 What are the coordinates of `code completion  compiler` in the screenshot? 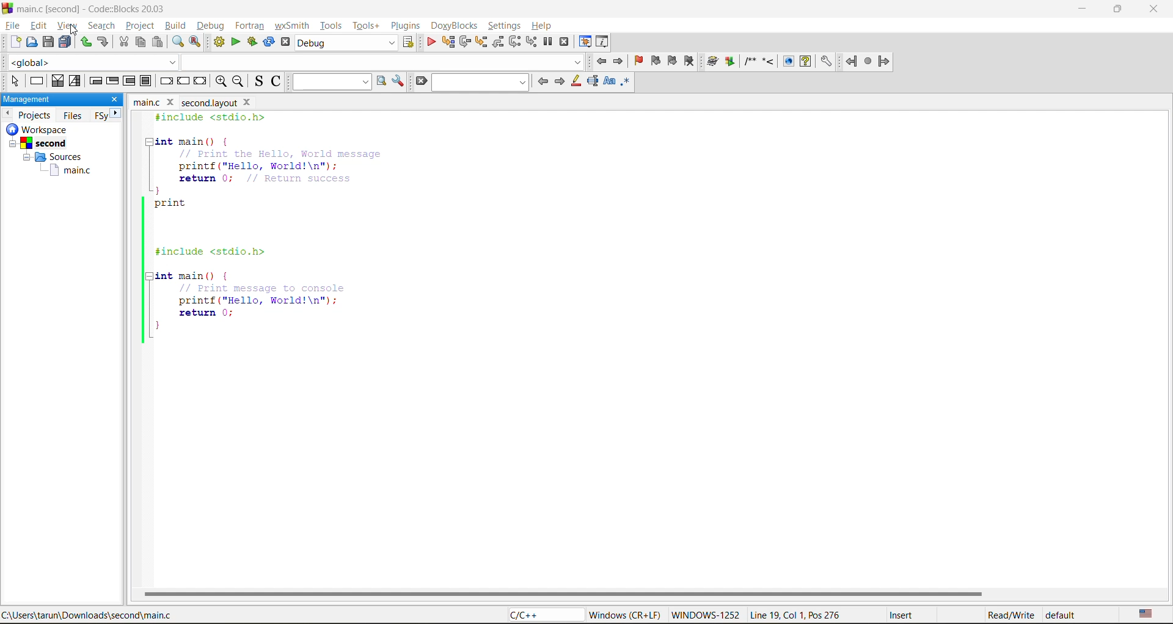 It's located at (294, 63).